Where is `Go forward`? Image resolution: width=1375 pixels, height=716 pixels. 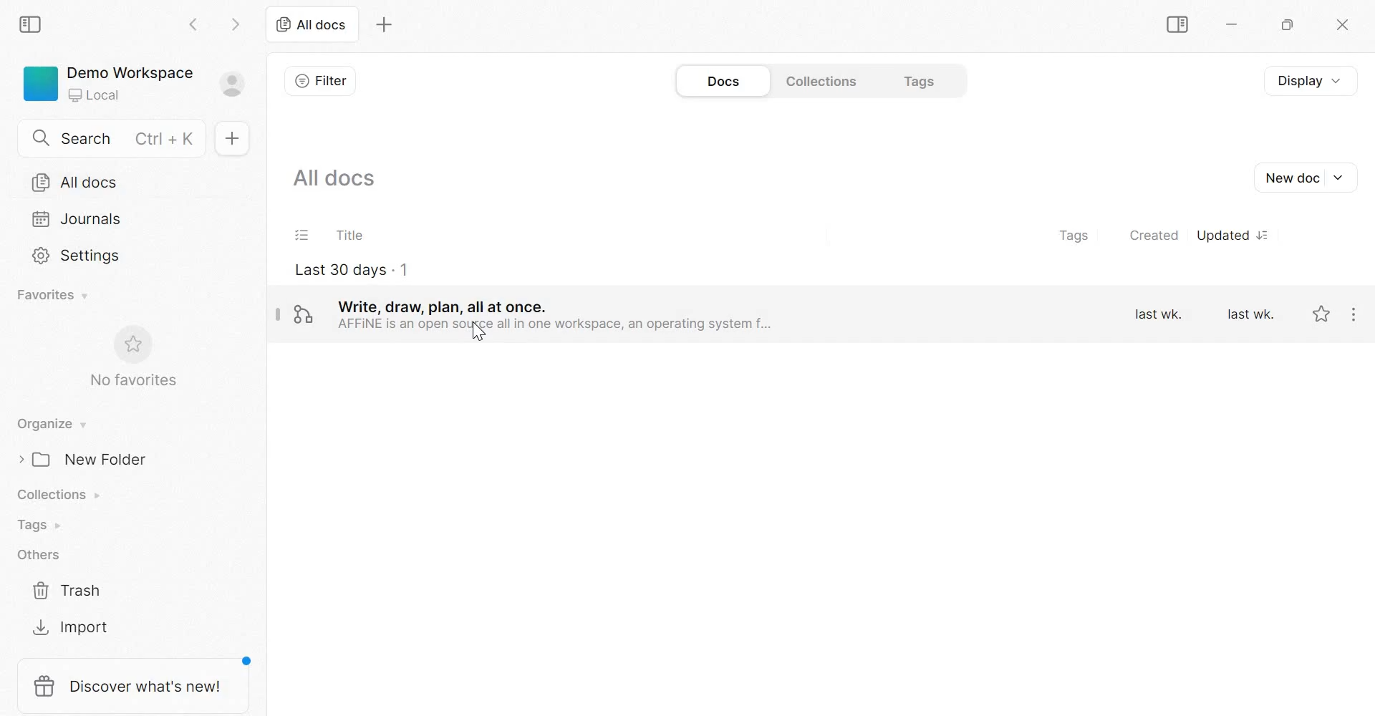
Go forward is located at coordinates (231, 28).